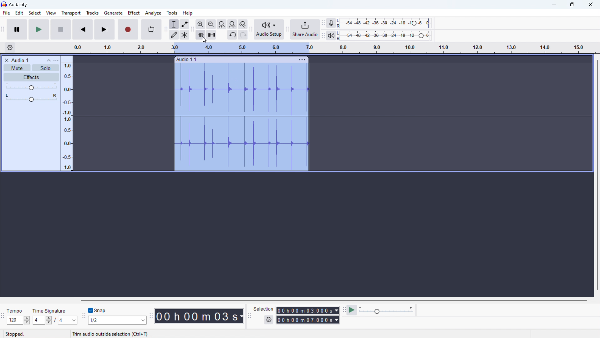  What do you see at coordinates (305, 29) in the screenshot?
I see `share audio ` at bounding box center [305, 29].